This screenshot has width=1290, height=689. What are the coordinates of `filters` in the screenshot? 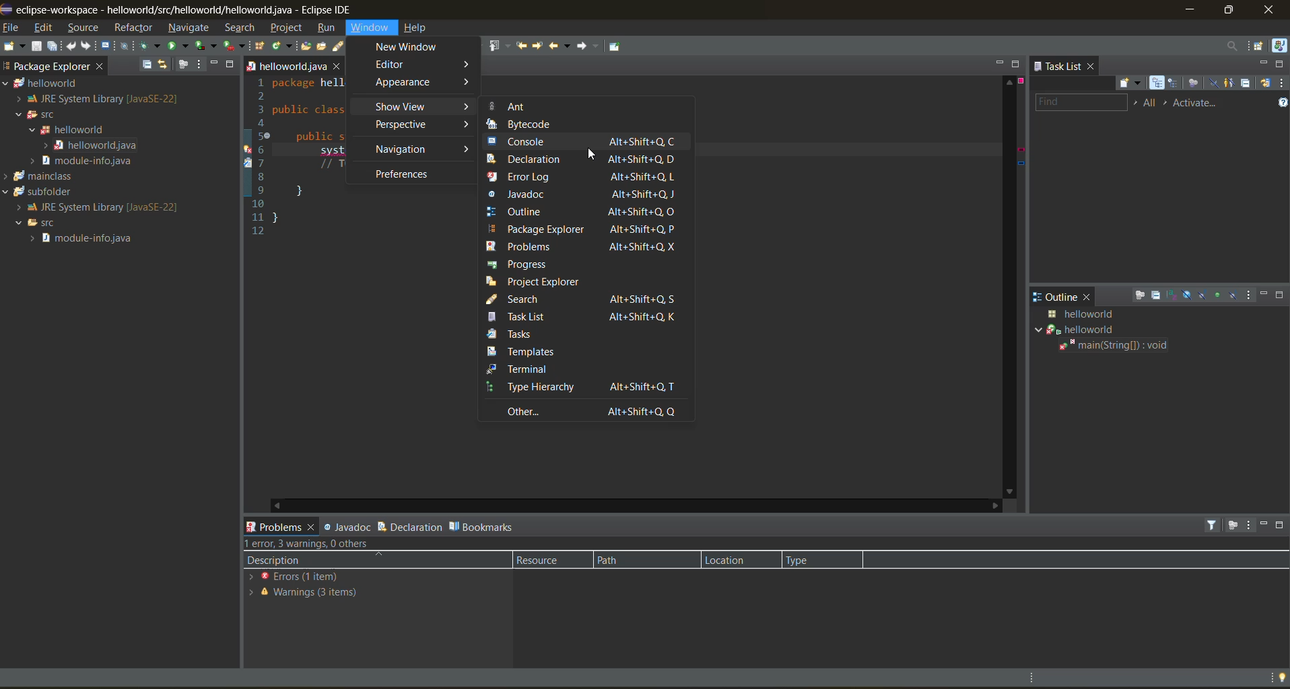 It's located at (1213, 525).